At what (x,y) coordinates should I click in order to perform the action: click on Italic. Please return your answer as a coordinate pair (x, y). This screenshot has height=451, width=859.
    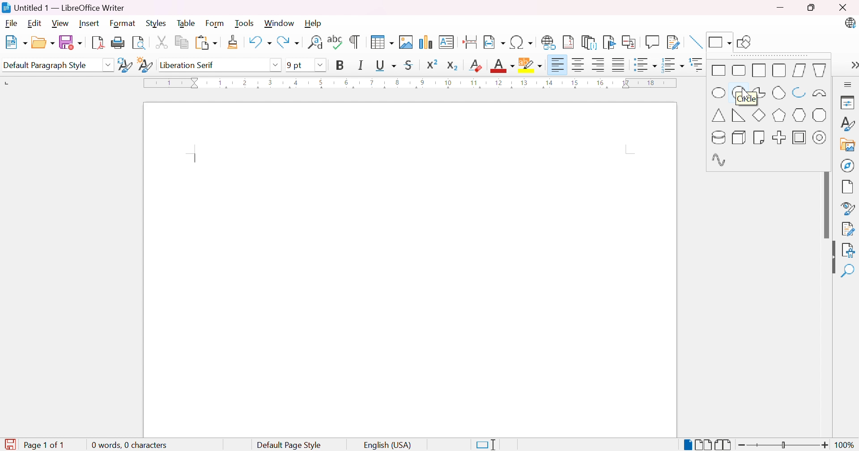
    Looking at the image, I should click on (360, 65).